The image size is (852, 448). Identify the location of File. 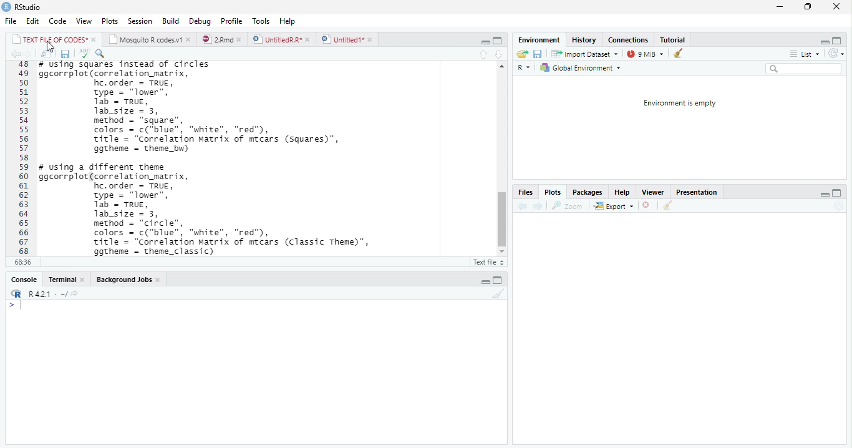
(9, 22).